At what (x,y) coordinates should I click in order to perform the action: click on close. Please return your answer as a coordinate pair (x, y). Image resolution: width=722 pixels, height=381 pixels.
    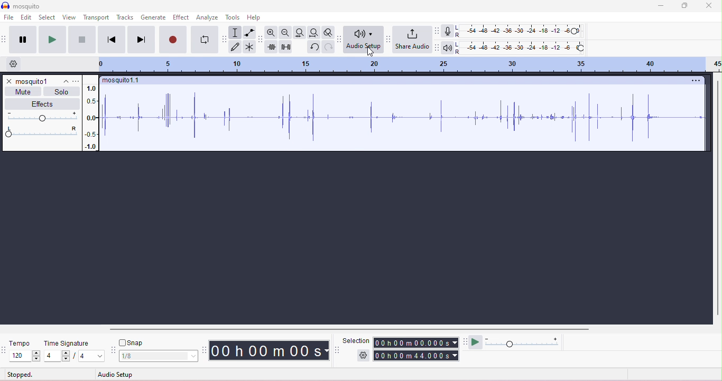
    Looking at the image, I should click on (8, 81).